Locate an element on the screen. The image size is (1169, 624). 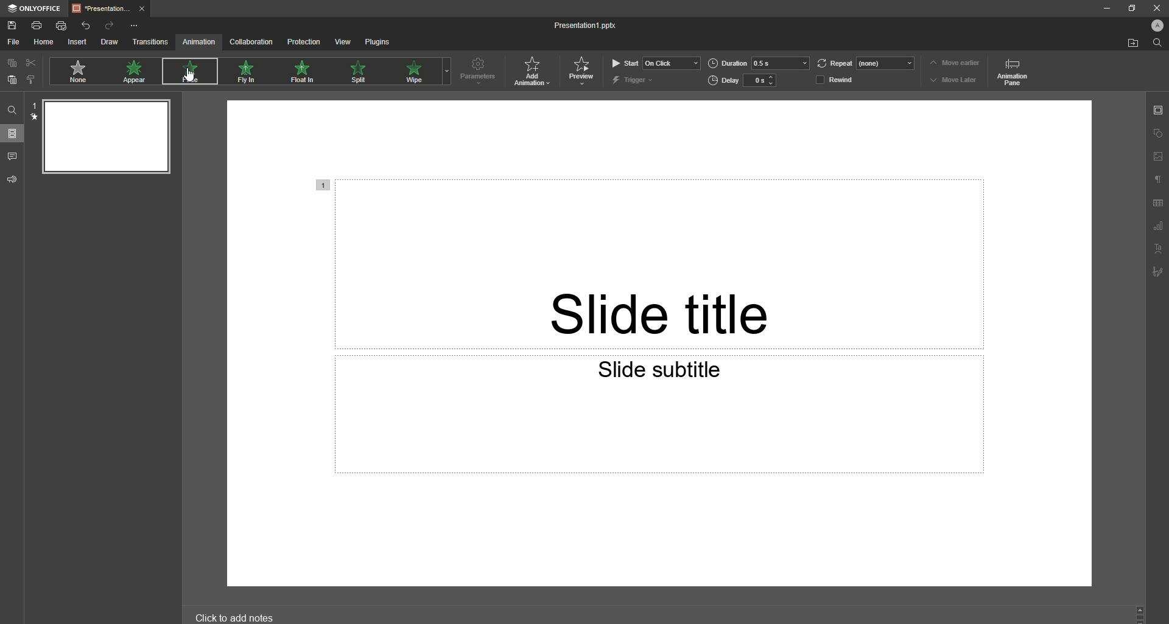
Minimize is located at coordinates (1106, 8).